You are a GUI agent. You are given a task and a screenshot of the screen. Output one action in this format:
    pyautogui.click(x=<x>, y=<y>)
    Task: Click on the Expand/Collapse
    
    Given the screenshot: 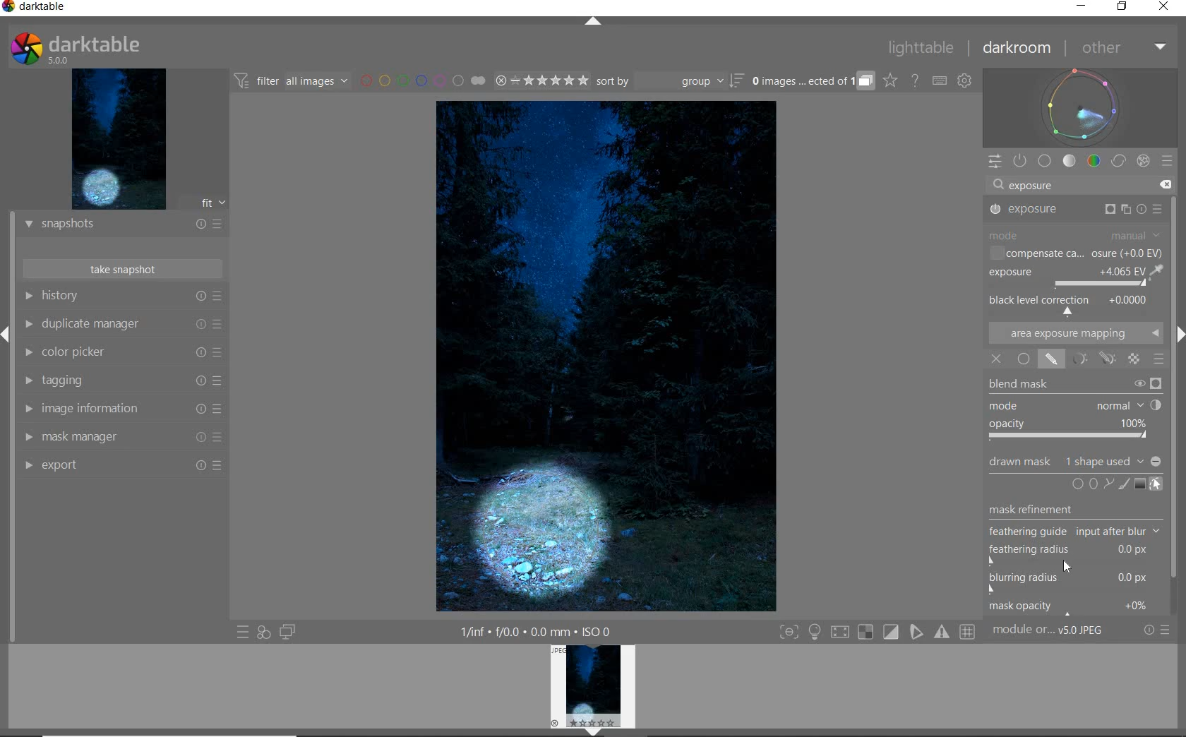 What is the action you would take?
    pyautogui.click(x=7, y=333)
    